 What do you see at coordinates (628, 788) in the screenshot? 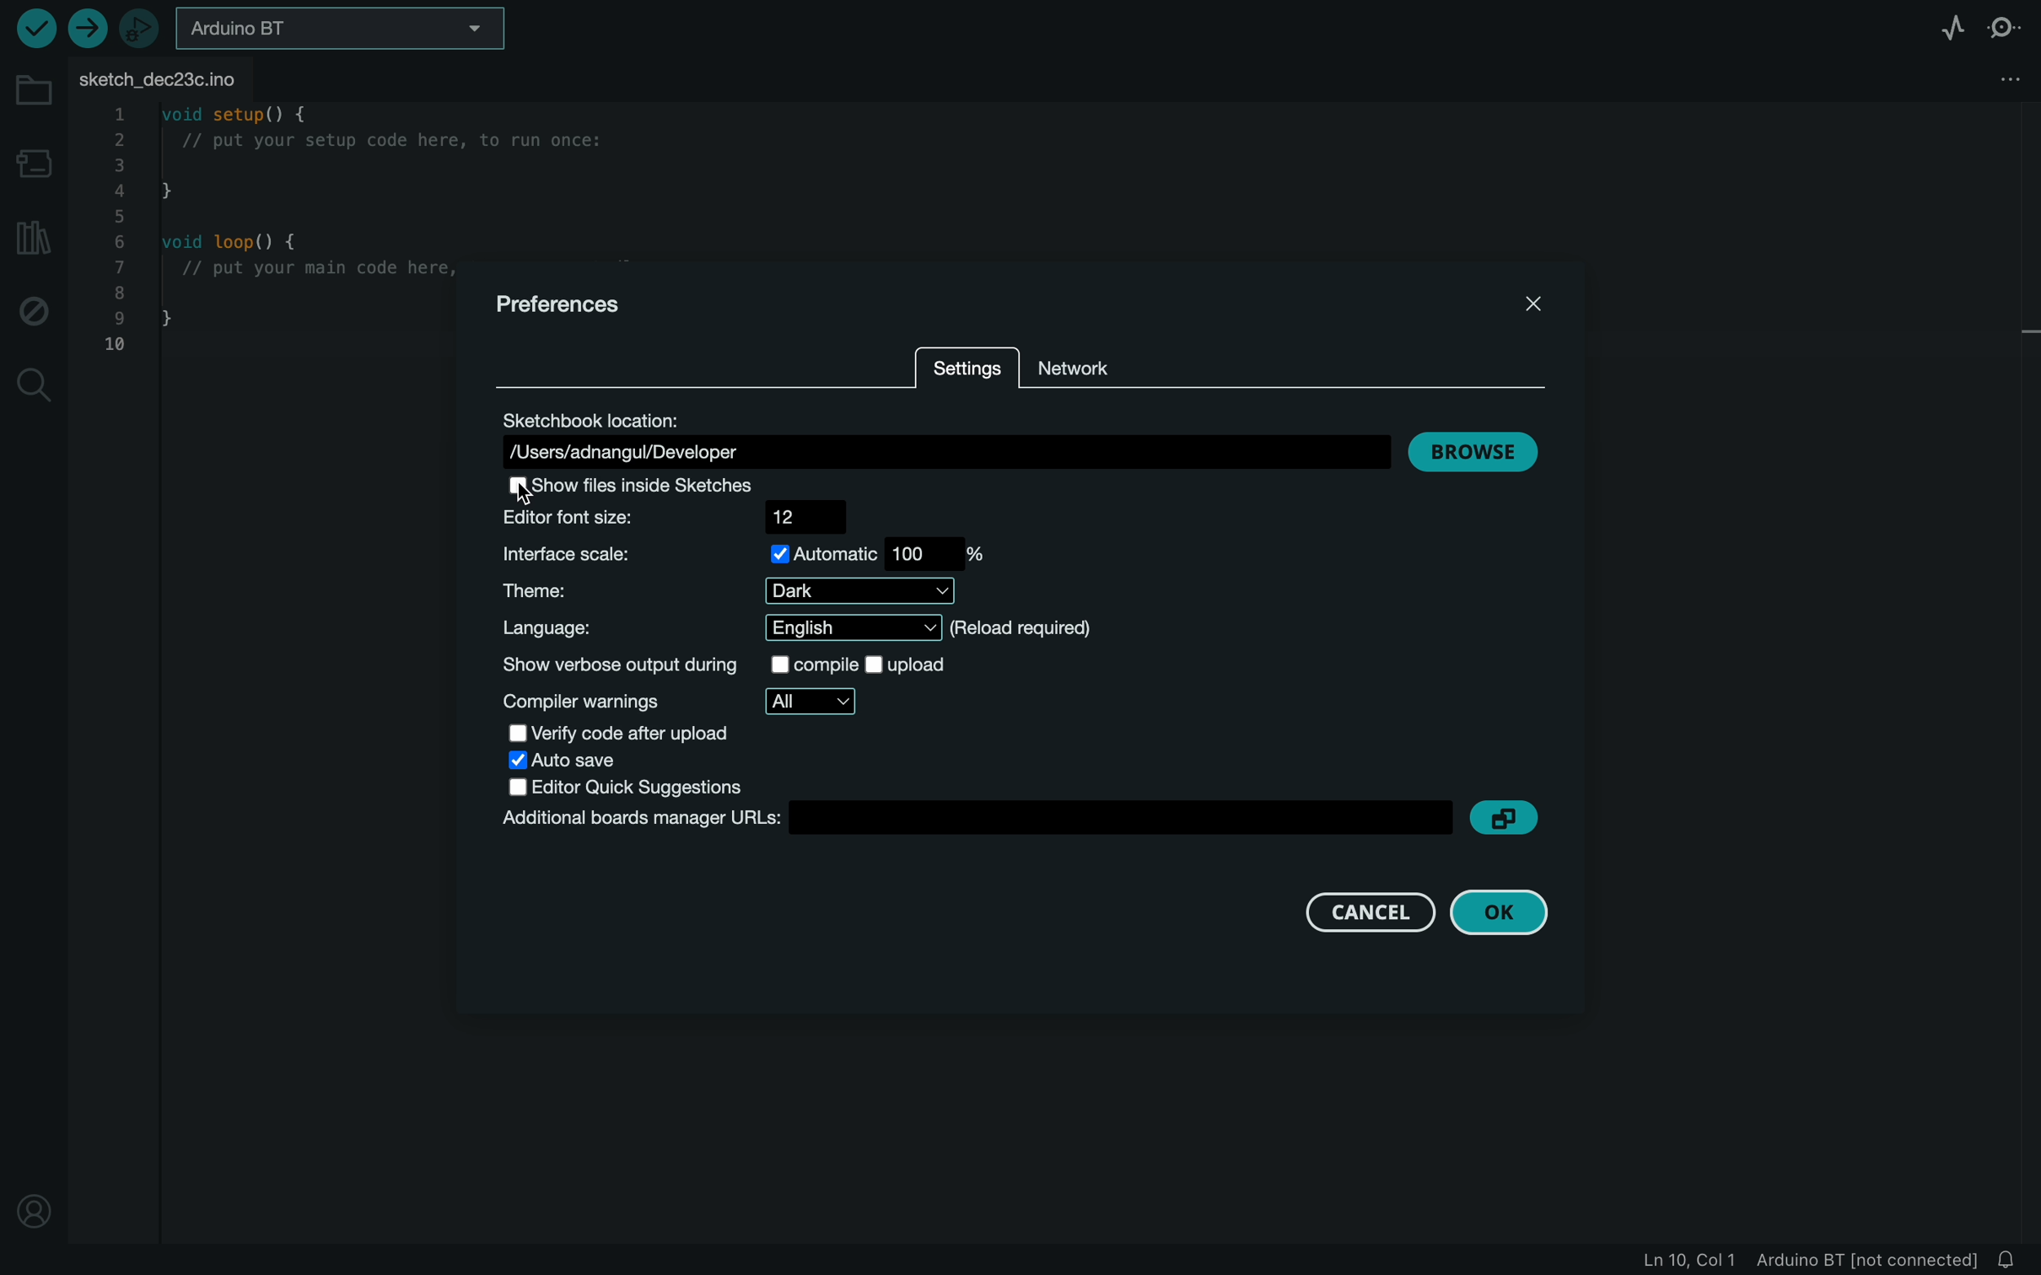
I see `editor` at bounding box center [628, 788].